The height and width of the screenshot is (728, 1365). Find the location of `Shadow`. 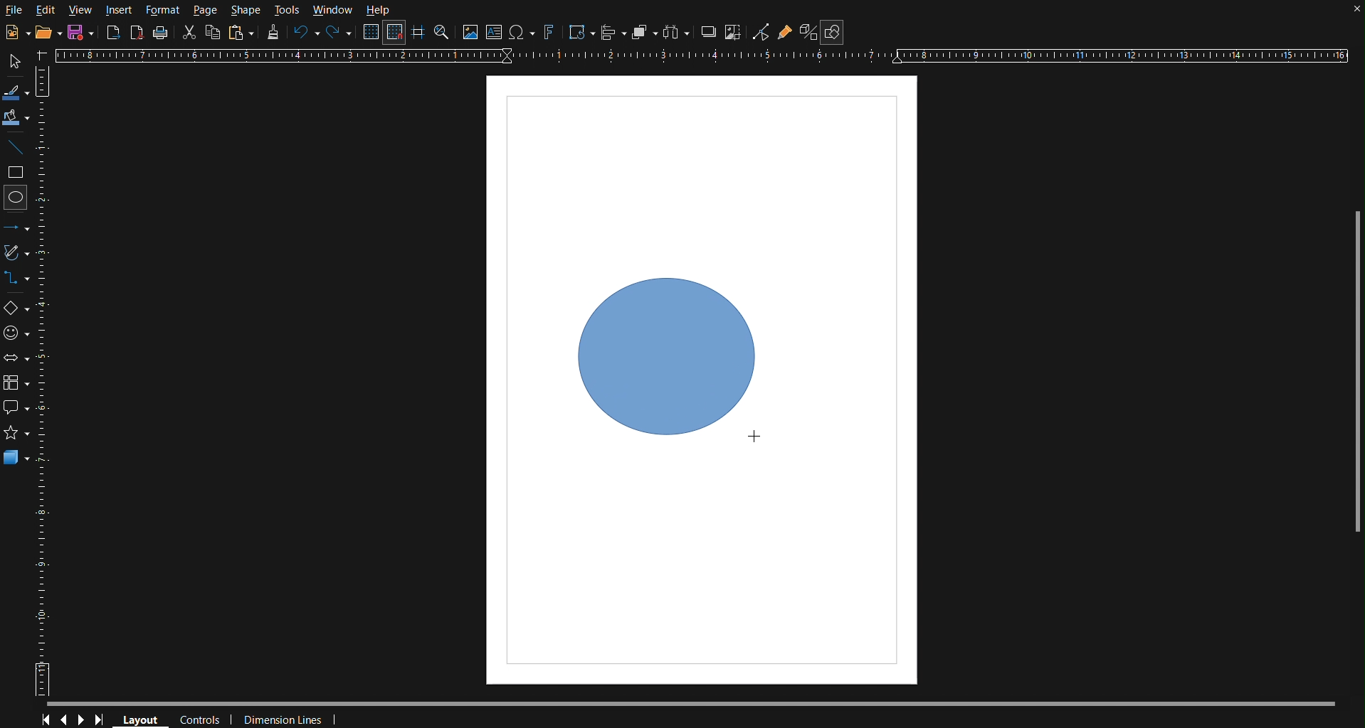

Shadow is located at coordinates (709, 33).